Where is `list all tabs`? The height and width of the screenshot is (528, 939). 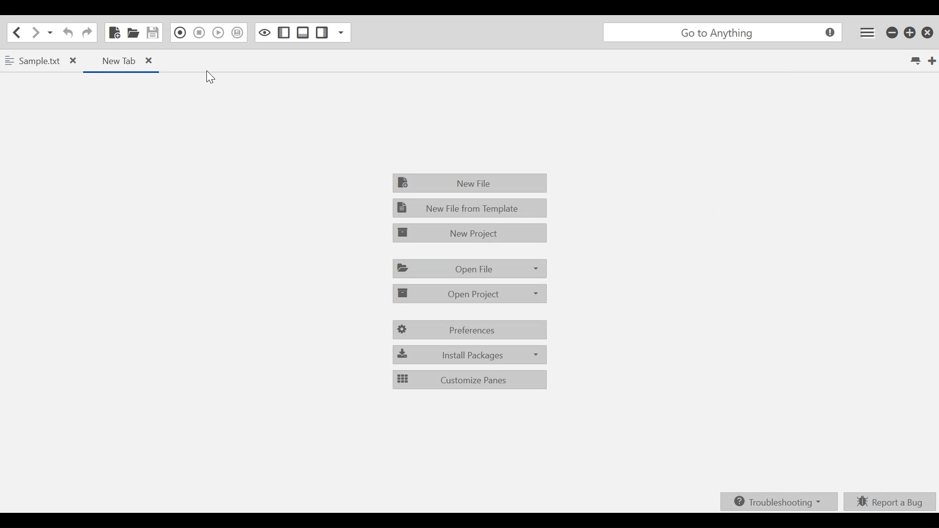 list all tabs is located at coordinates (917, 60).